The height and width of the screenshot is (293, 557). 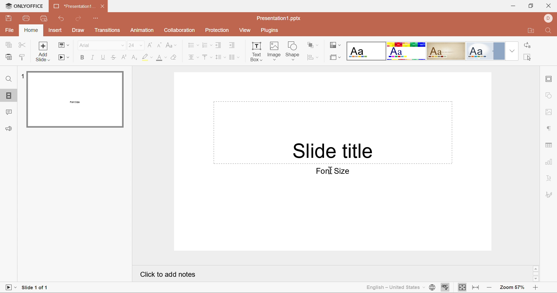 I want to click on Fit to slide, so click(x=462, y=288).